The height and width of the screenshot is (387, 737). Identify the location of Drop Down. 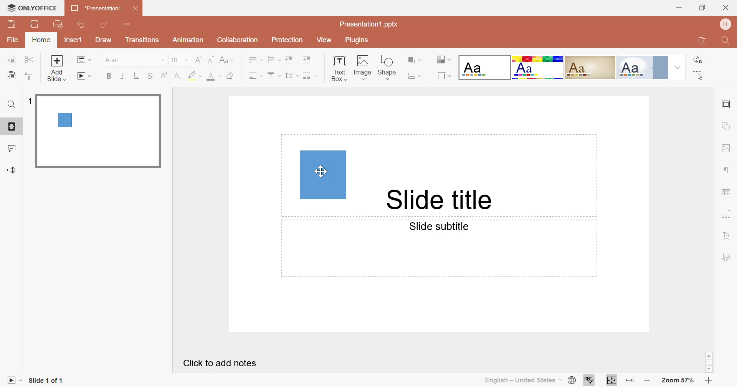
(679, 68).